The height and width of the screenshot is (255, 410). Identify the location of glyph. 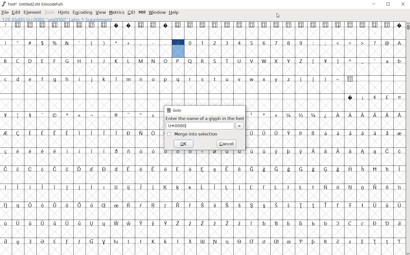
(141, 115).